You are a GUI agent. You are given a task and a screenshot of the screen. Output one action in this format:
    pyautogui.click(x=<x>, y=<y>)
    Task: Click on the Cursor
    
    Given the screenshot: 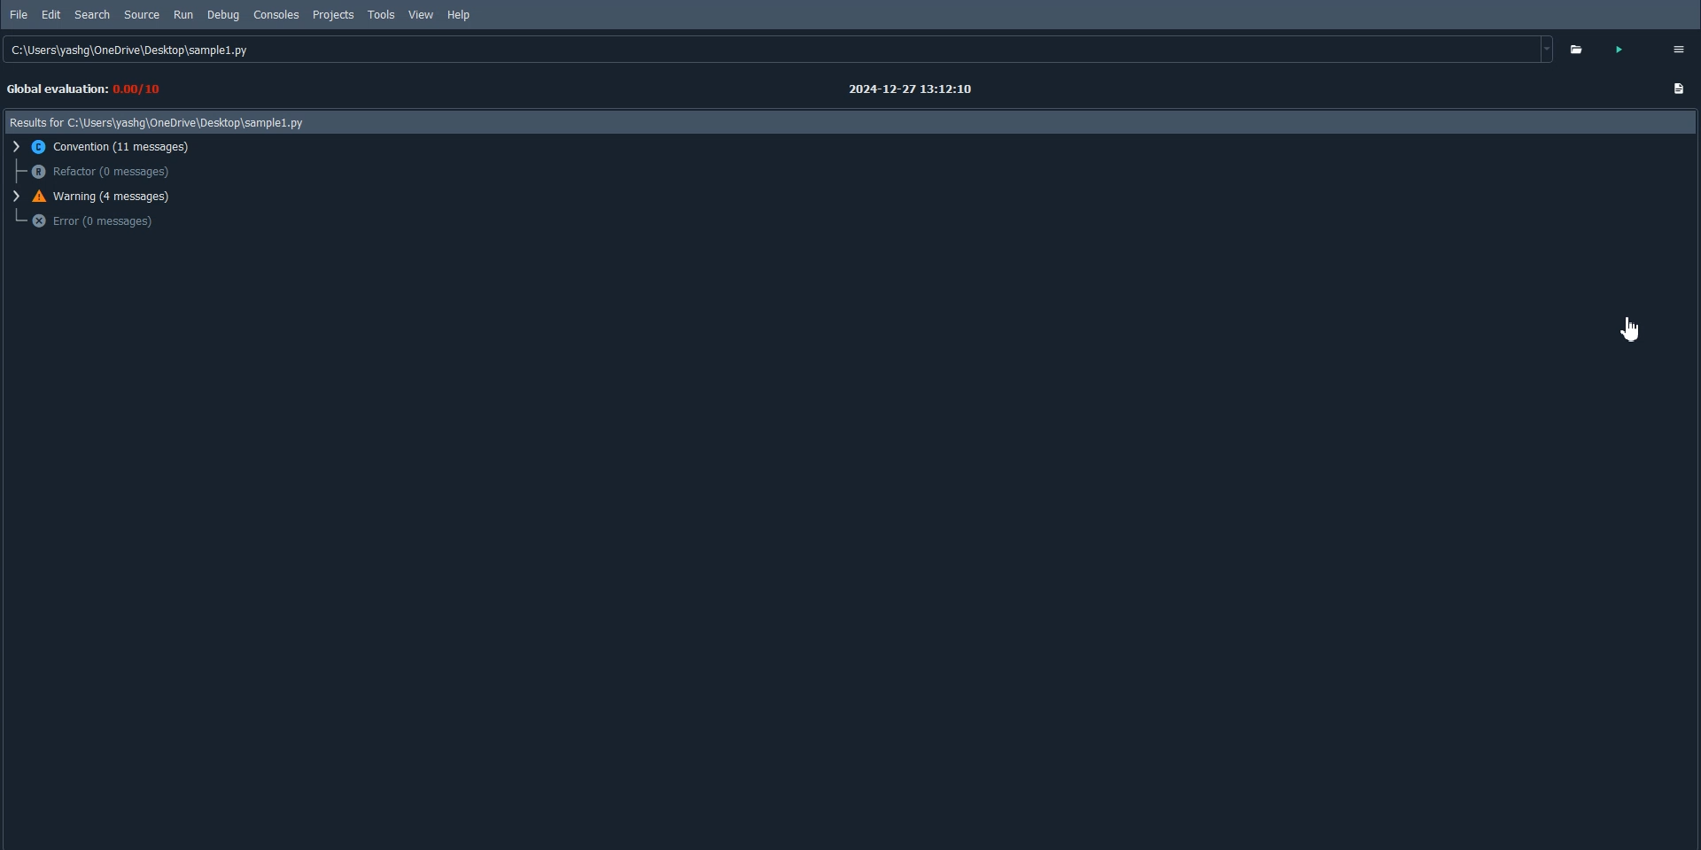 What is the action you would take?
    pyautogui.click(x=1627, y=328)
    